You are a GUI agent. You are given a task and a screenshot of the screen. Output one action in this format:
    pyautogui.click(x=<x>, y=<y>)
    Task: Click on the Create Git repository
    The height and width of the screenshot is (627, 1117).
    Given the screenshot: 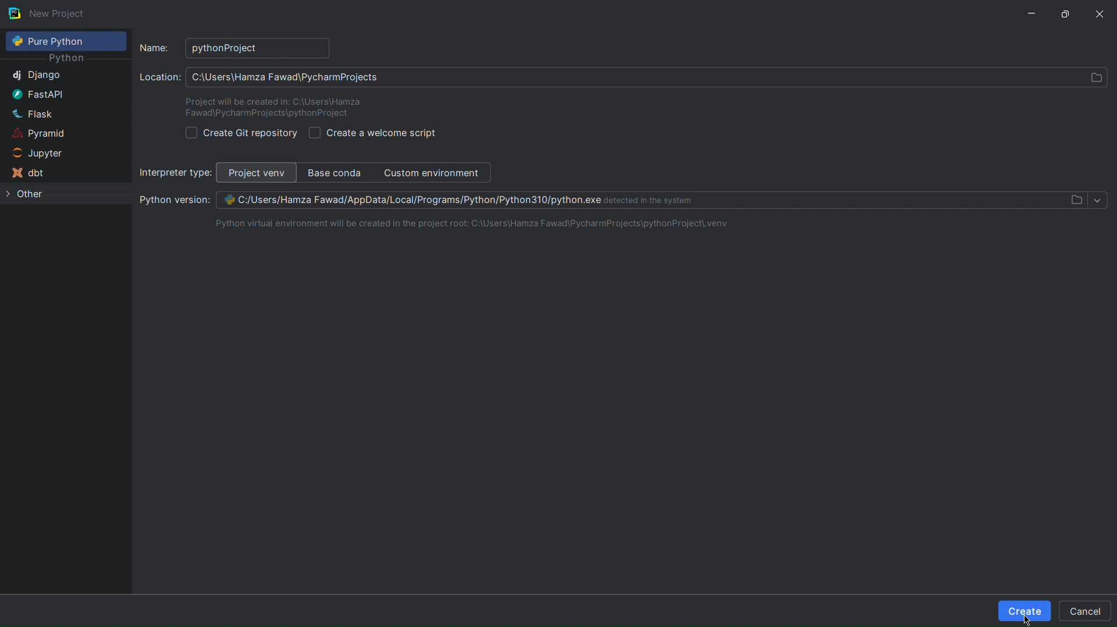 What is the action you would take?
    pyautogui.click(x=239, y=134)
    